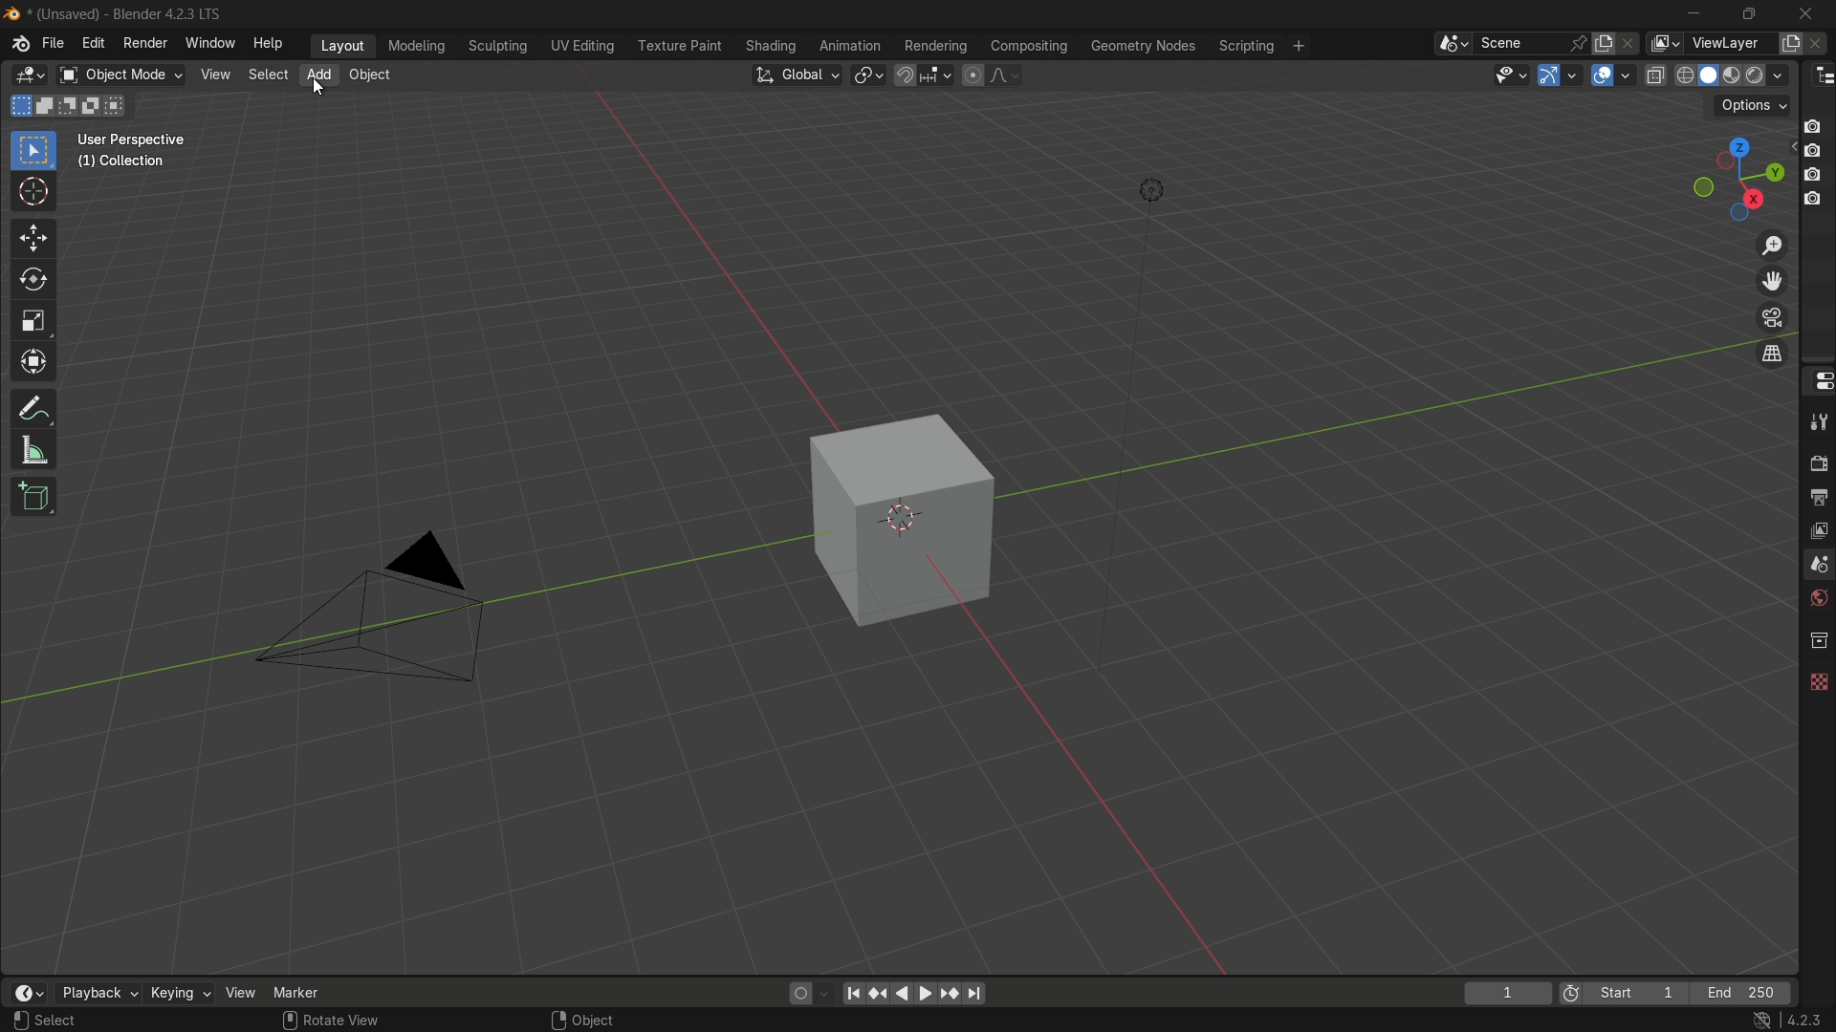 Image resolution: width=1836 pixels, height=1032 pixels. What do you see at coordinates (179, 993) in the screenshot?
I see `keying` at bounding box center [179, 993].